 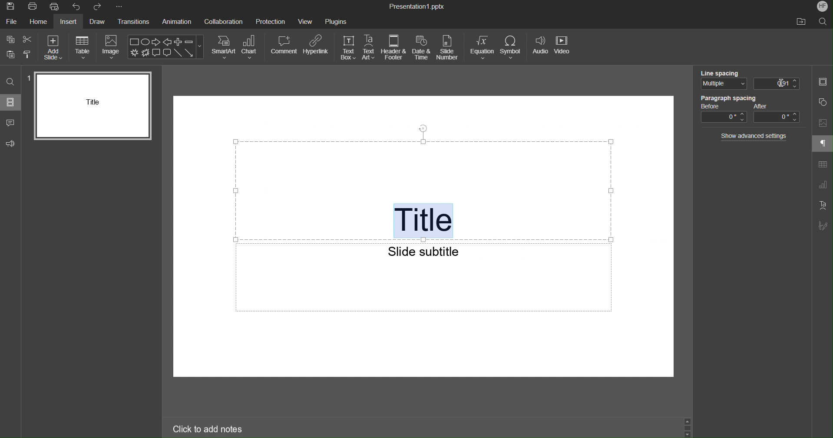 I want to click on View, so click(x=305, y=23).